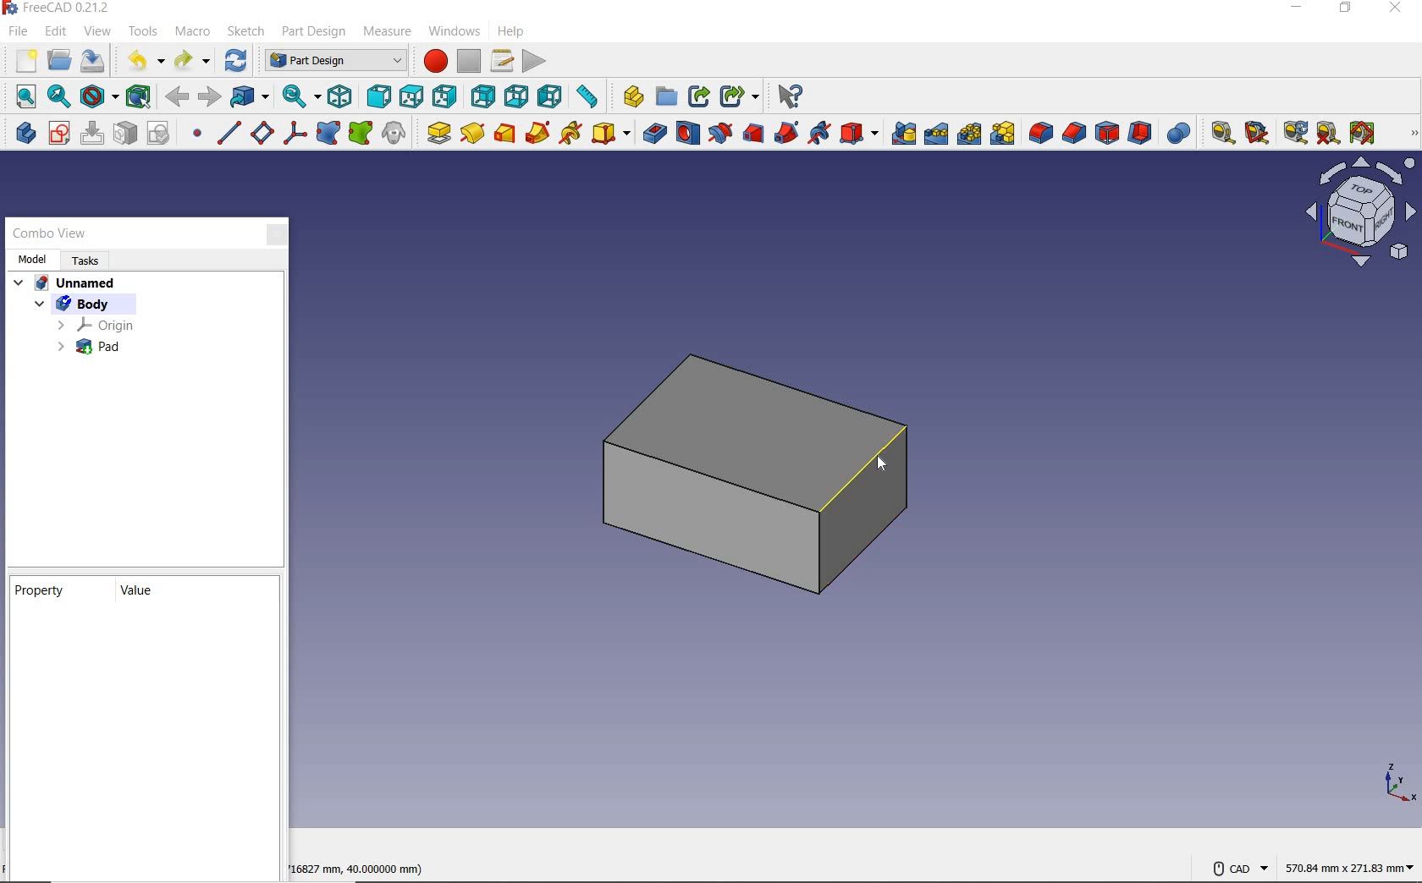  What do you see at coordinates (411, 96) in the screenshot?
I see `top` at bounding box center [411, 96].